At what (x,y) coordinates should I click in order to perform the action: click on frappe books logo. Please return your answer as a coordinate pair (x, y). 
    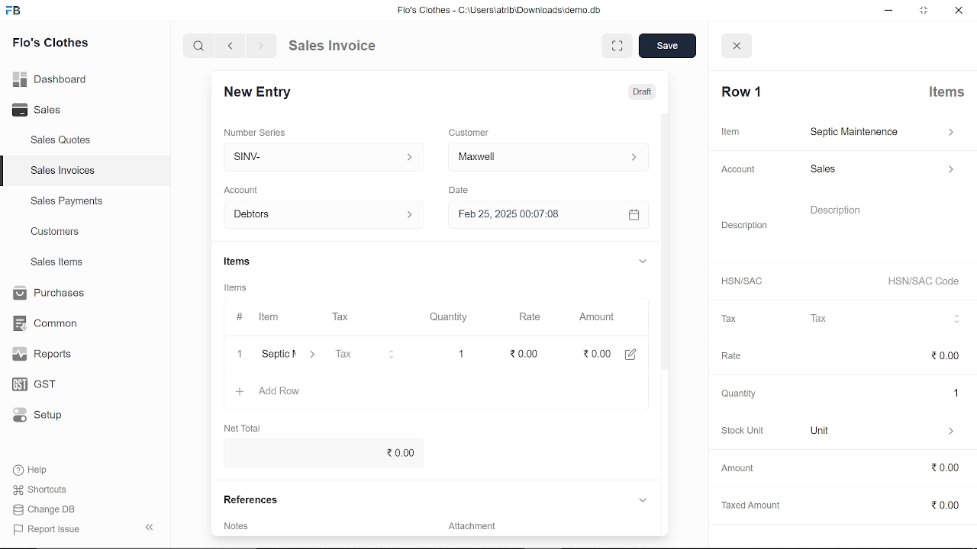
    Looking at the image, I should click on (15, 13).